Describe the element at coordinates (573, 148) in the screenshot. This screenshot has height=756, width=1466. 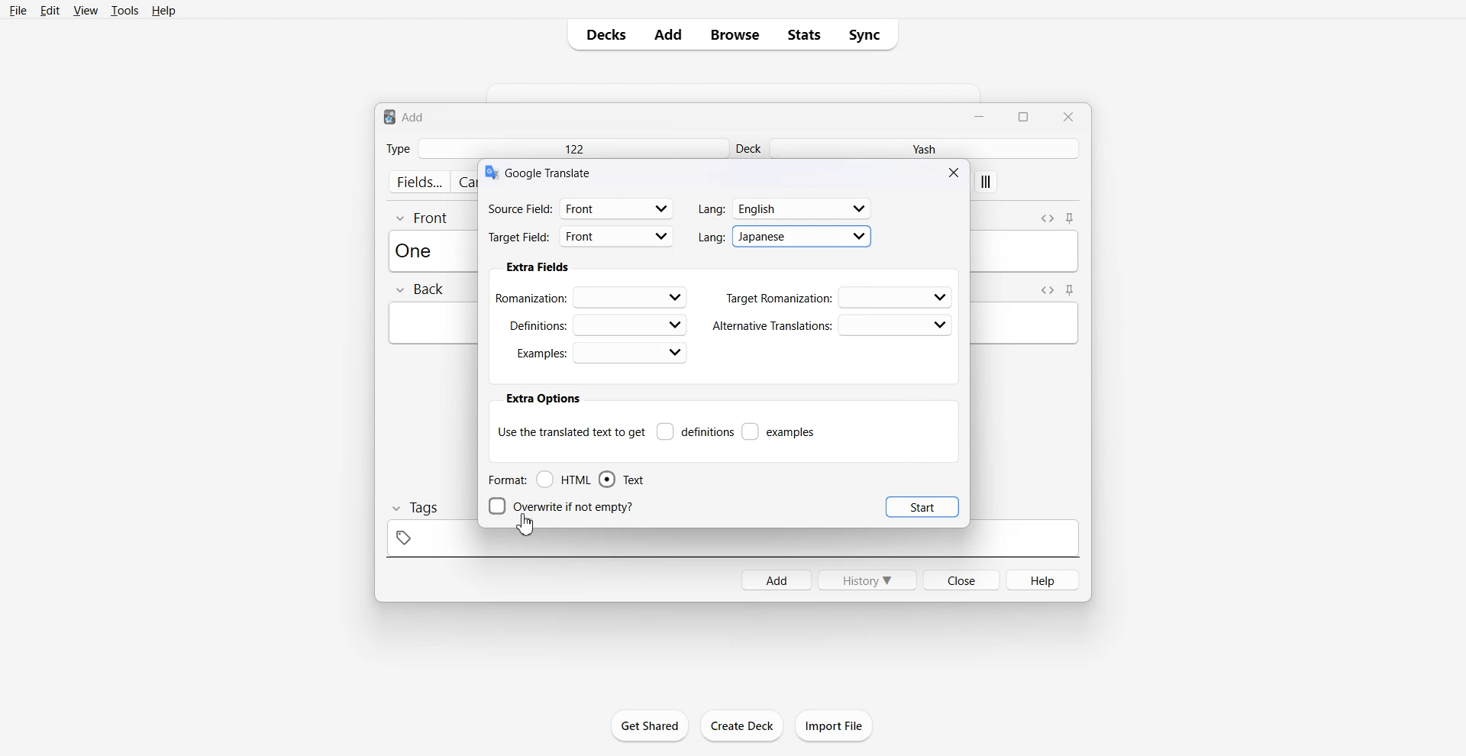
I see `122` at that location.